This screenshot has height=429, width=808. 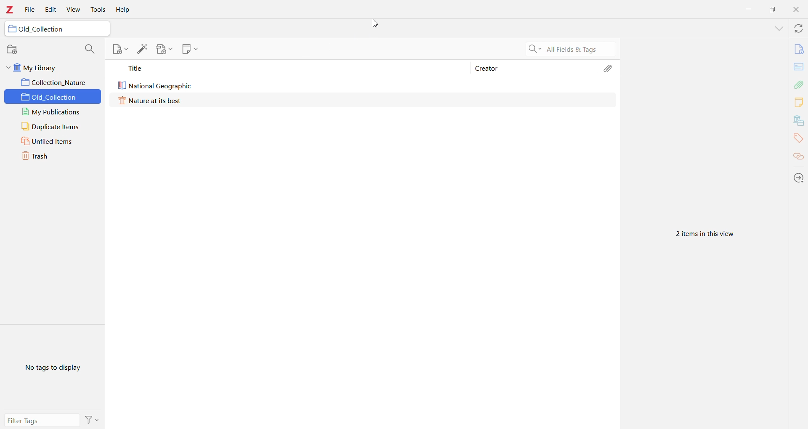 I want to click on Tags, so click(x=798, y=139).